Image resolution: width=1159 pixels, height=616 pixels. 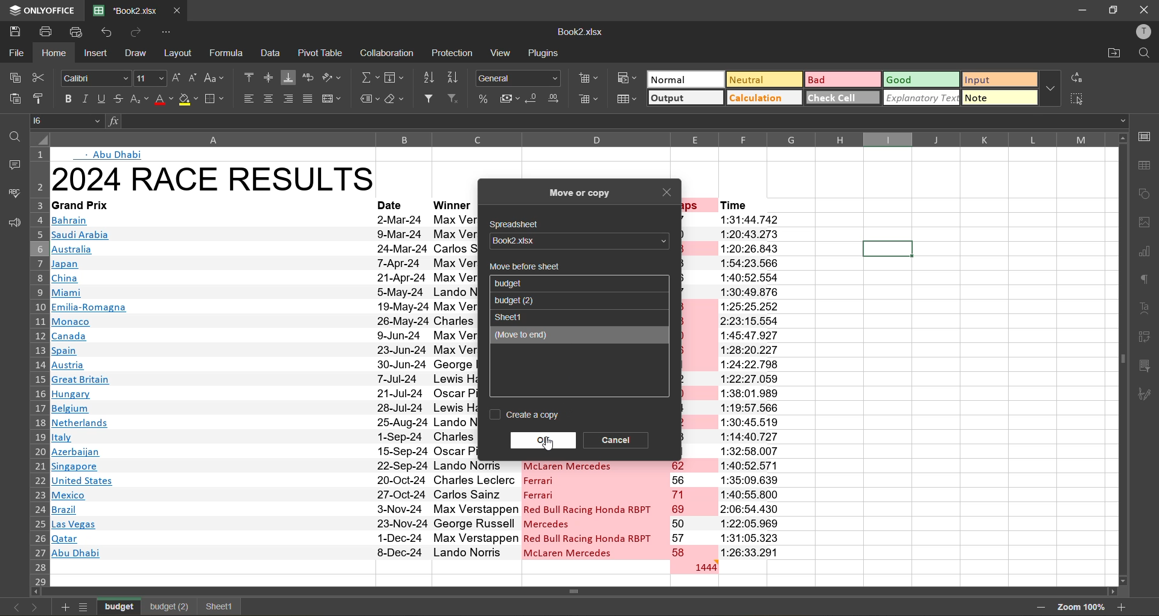 What do you see at coordinates (369, 99) in the screenshot?
I see `named ranges` at bounding box center [369, 99].